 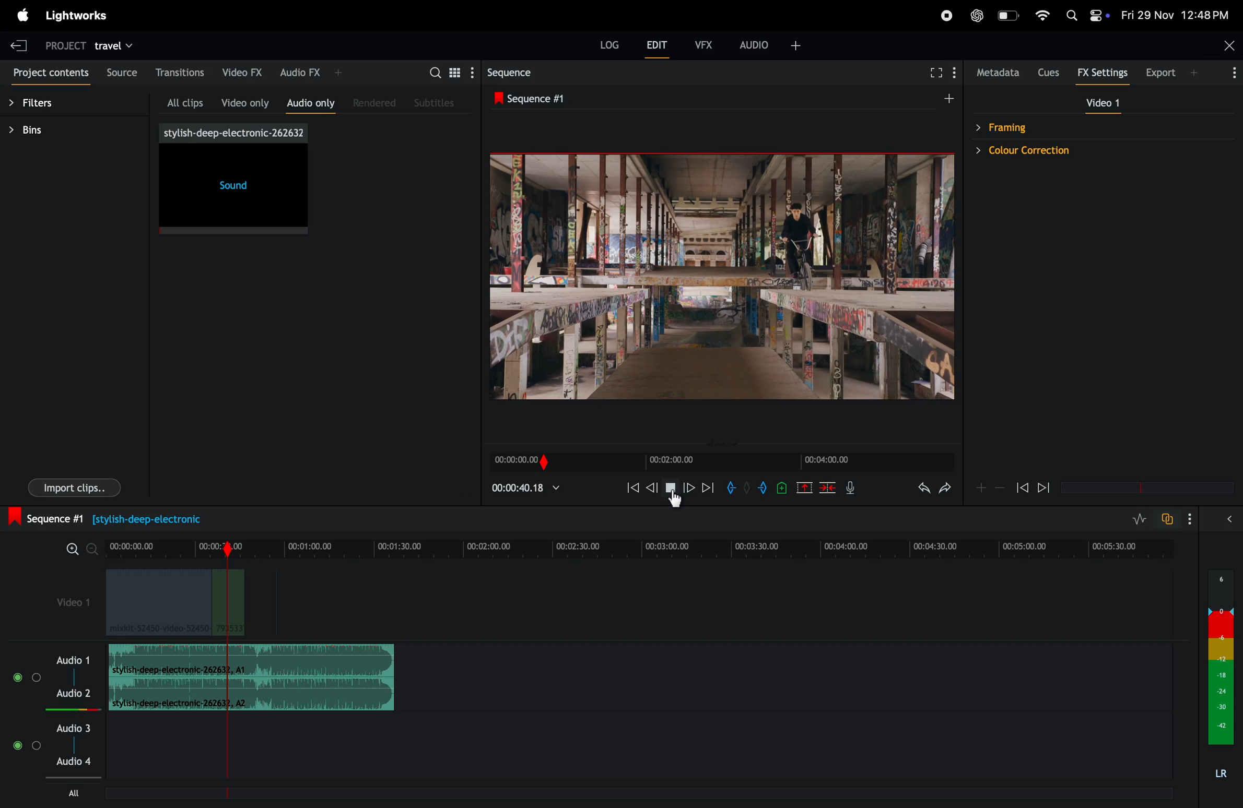 I want to click on travel, so click(x=120, y=44).